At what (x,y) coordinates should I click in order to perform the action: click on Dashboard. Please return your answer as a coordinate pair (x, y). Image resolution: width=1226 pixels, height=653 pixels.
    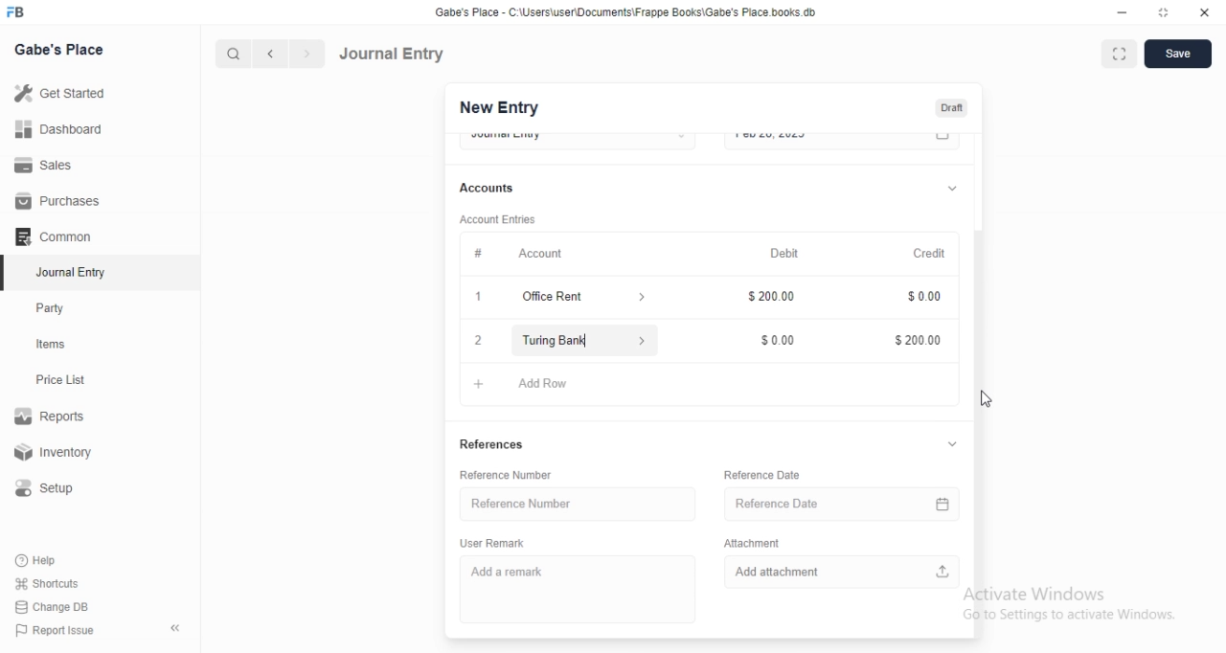
    Looking at the image, I should click on (57, 129).